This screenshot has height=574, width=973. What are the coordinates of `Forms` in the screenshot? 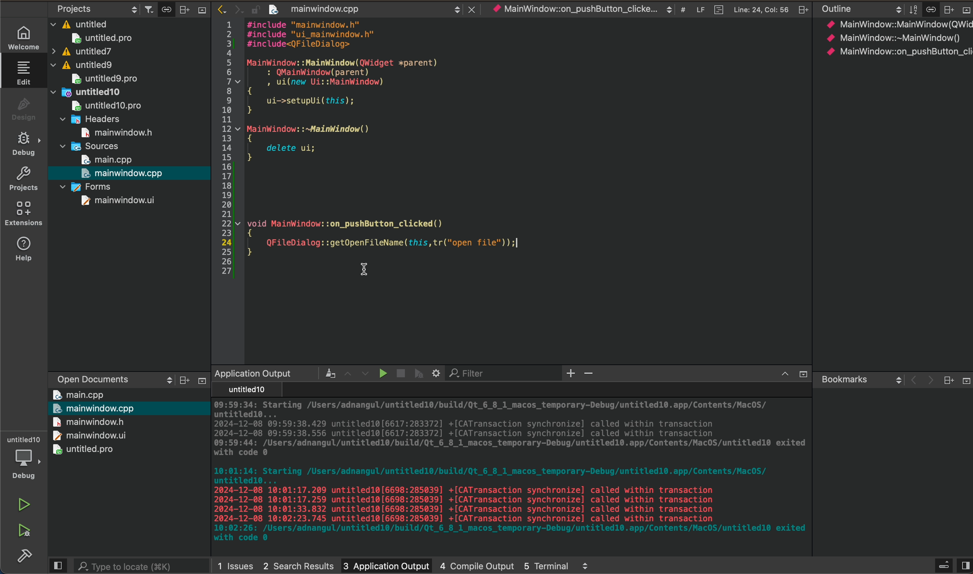 It's located at (86, 186).